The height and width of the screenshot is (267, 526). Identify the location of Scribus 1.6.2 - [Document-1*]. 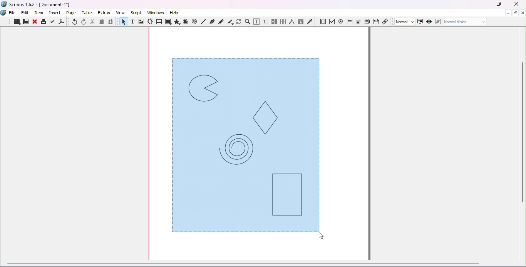
(39, 5).